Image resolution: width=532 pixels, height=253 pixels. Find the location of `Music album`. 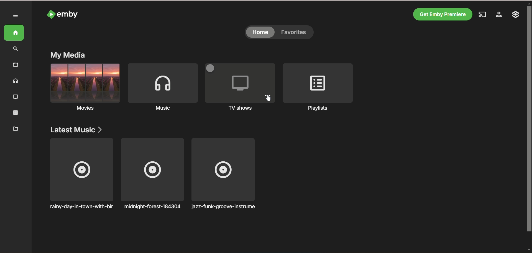

Music album is located at coordinates (152, 174).